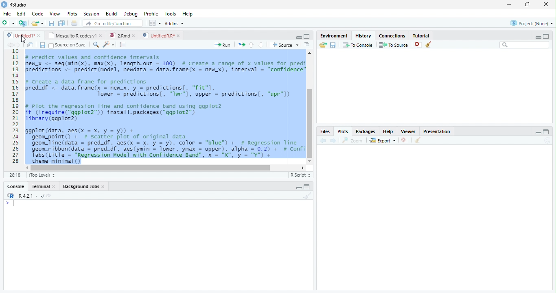 The width and height of the screenshot is (556, 293). Describe the element at coordinates (171, 14) in the screenshot. I see `Tools` at that location.